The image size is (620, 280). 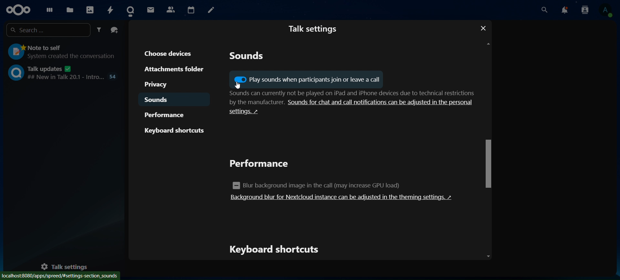 What do you see at coordinates (115, 30) in the screenshot?
I see `create a group` at bounding box center [115, 30].